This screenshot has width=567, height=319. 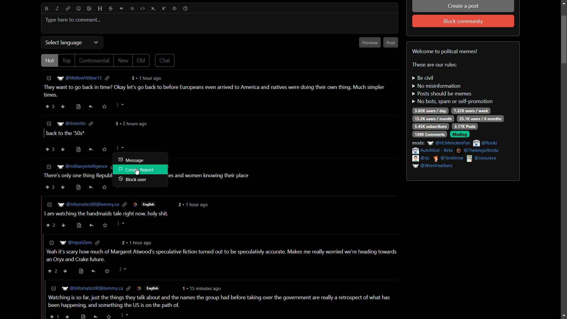 What do you see at coordinates (65, 134) in the screenshot?
I see `comment-2` at bounding box center [65, 134].